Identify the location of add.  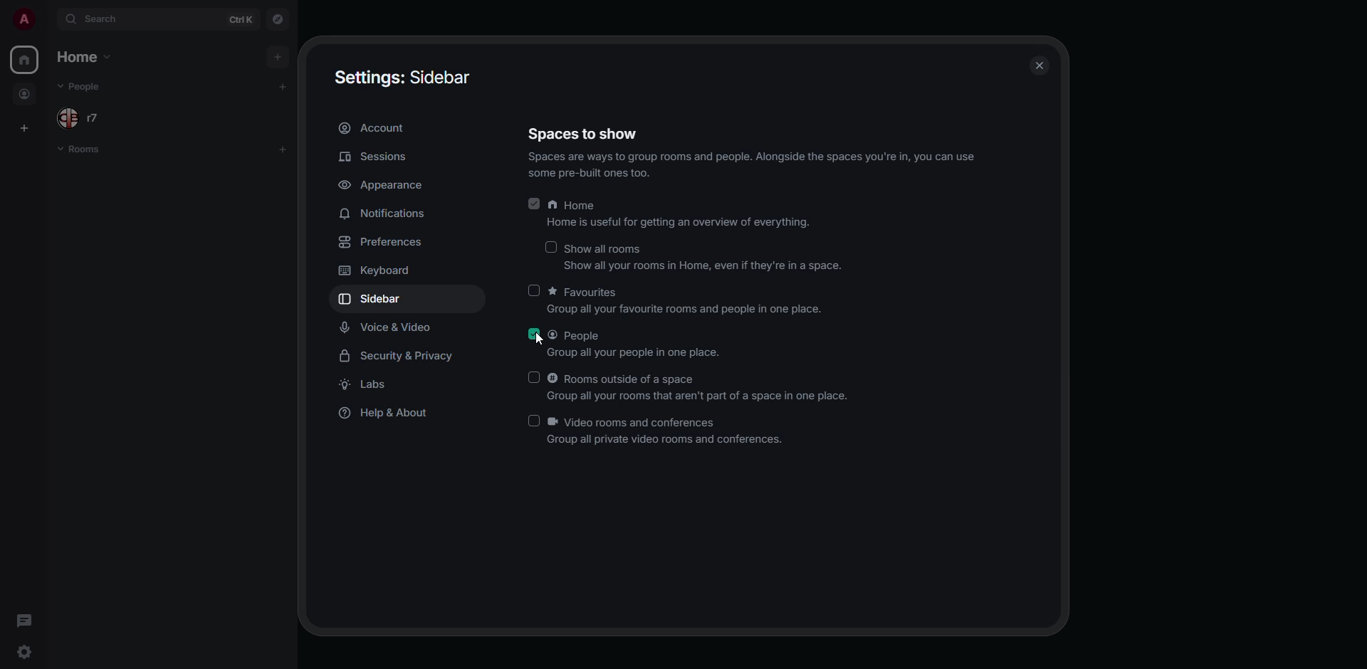
(287, 147).